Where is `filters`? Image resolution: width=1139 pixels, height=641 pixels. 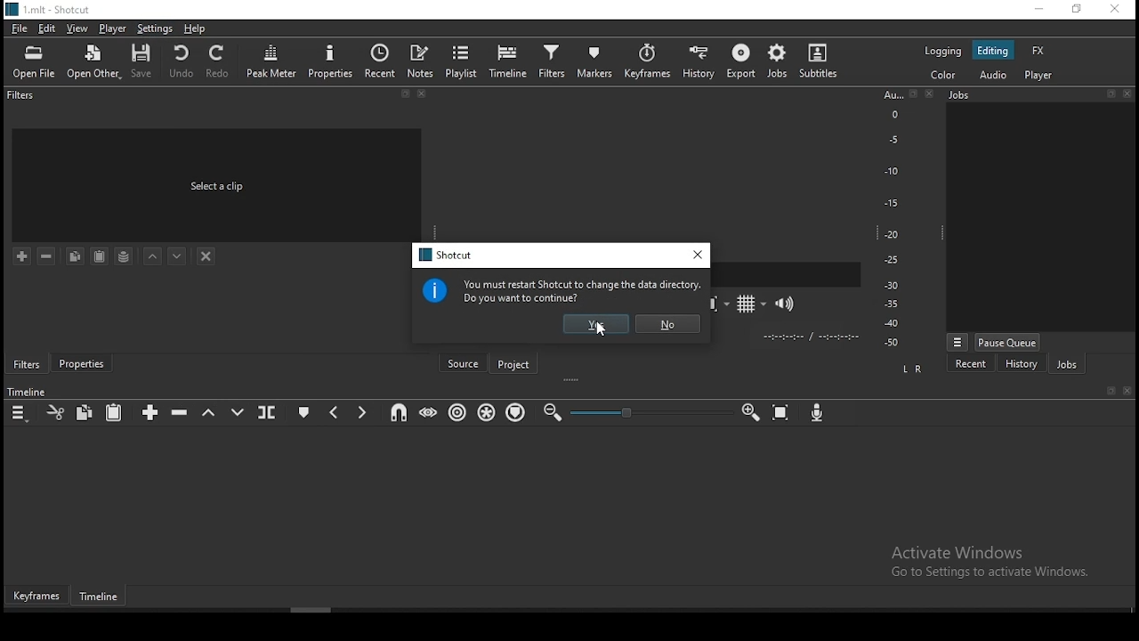
filters is located at coordinates (22, 98).